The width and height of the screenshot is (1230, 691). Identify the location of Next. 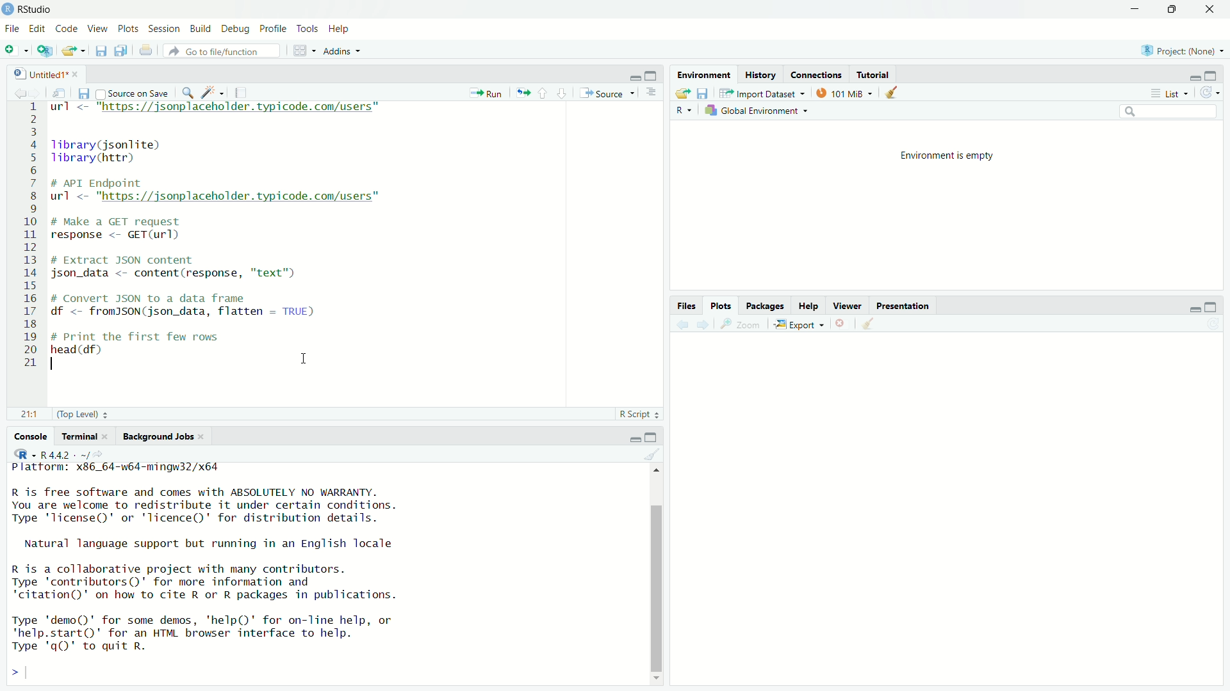
(705, 326).